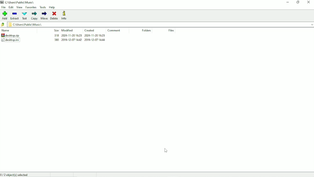 This screenshot has width=314, height=177. What do you see at coordinates (5, 15) in the screenshot?
I see `Add` at bounding box center [5, 15].